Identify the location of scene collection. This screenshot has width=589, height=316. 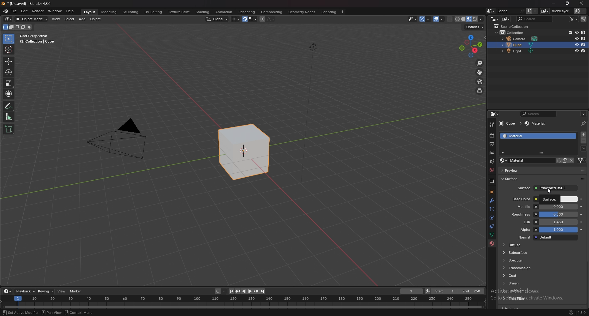
(513, 27).